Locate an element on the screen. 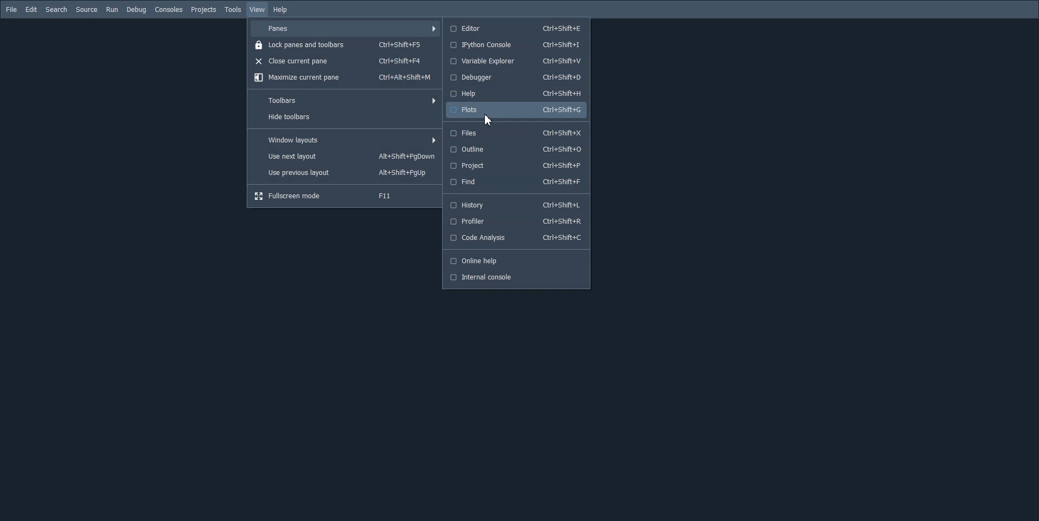 The height and width of the screenshot is (521, 1039). Find is located at coordinates (518, 181).